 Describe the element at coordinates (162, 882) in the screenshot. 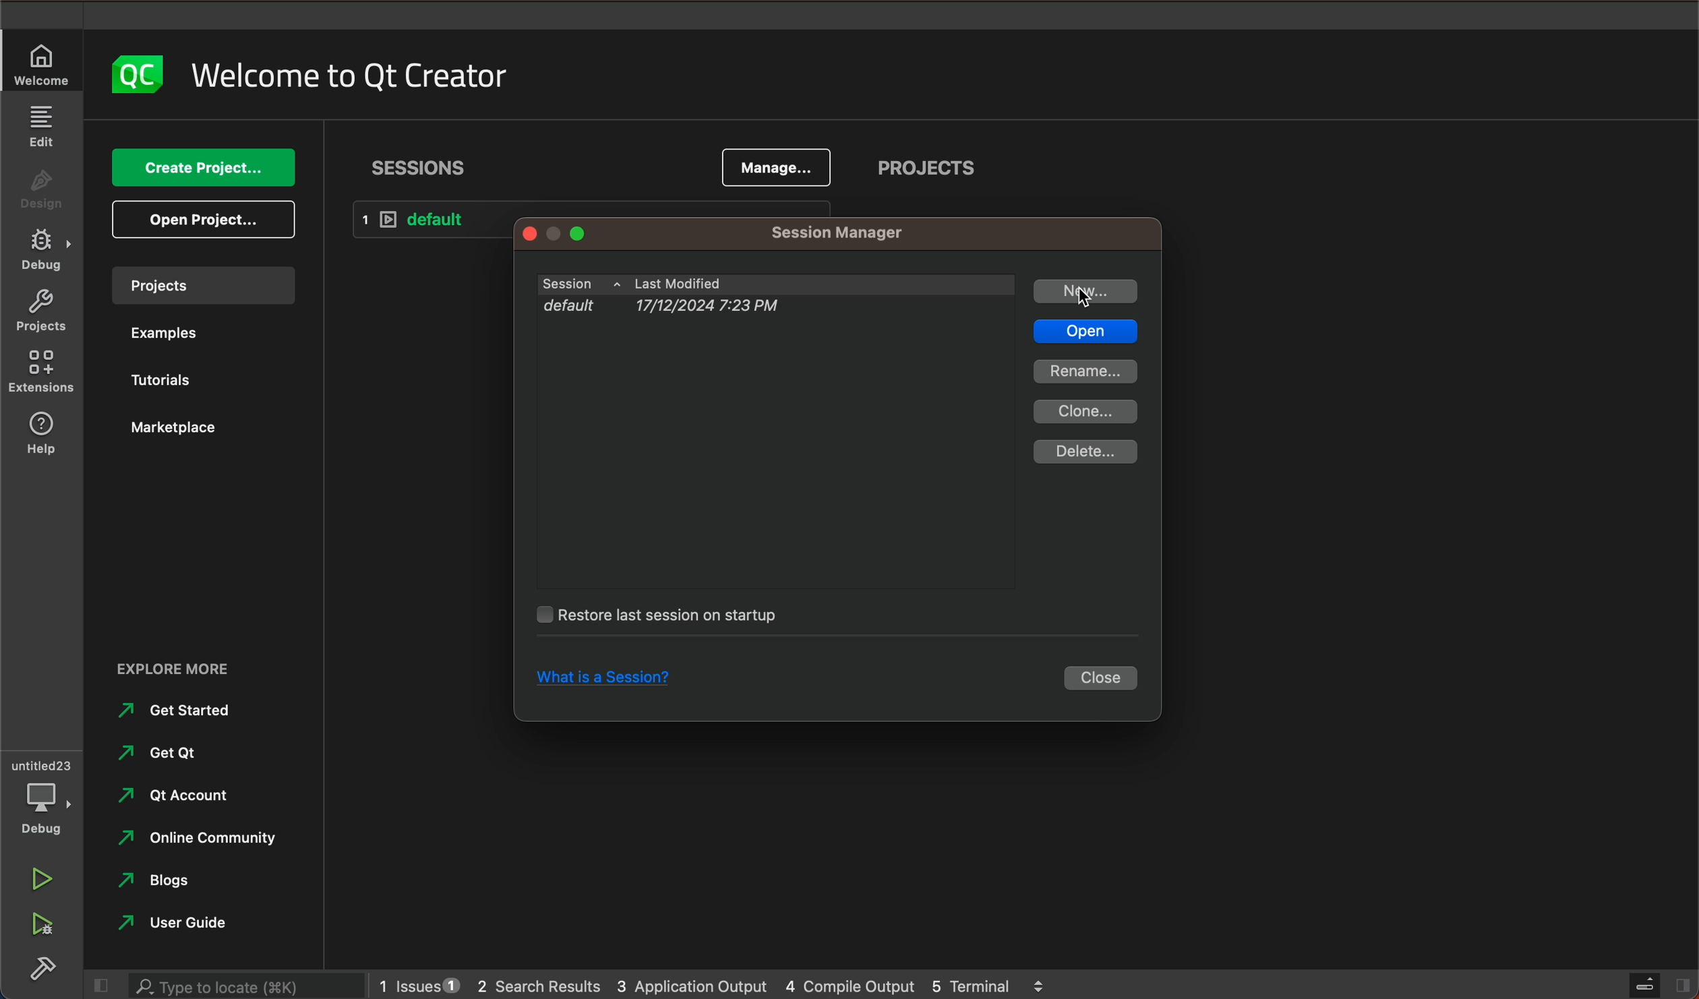

I see `blogs` at that location.